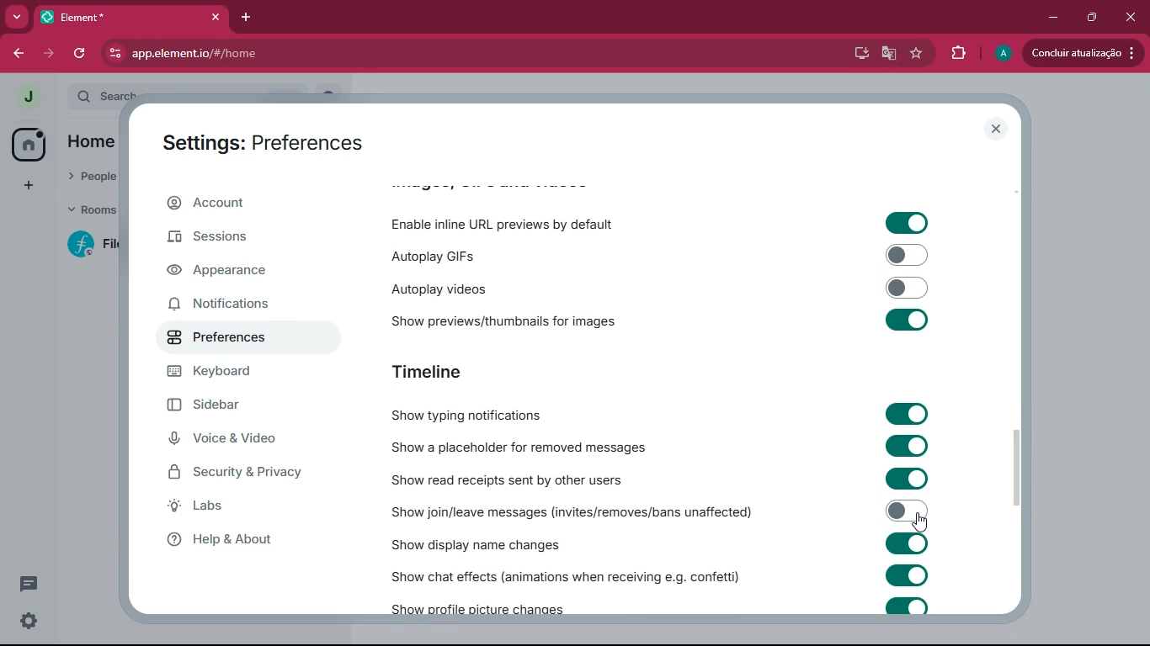 This screenshot has width=1150, height=646. What do you see at coordinates (958, 54) in the screenshot?
I see `extensions` at bounding box center [958, 54].